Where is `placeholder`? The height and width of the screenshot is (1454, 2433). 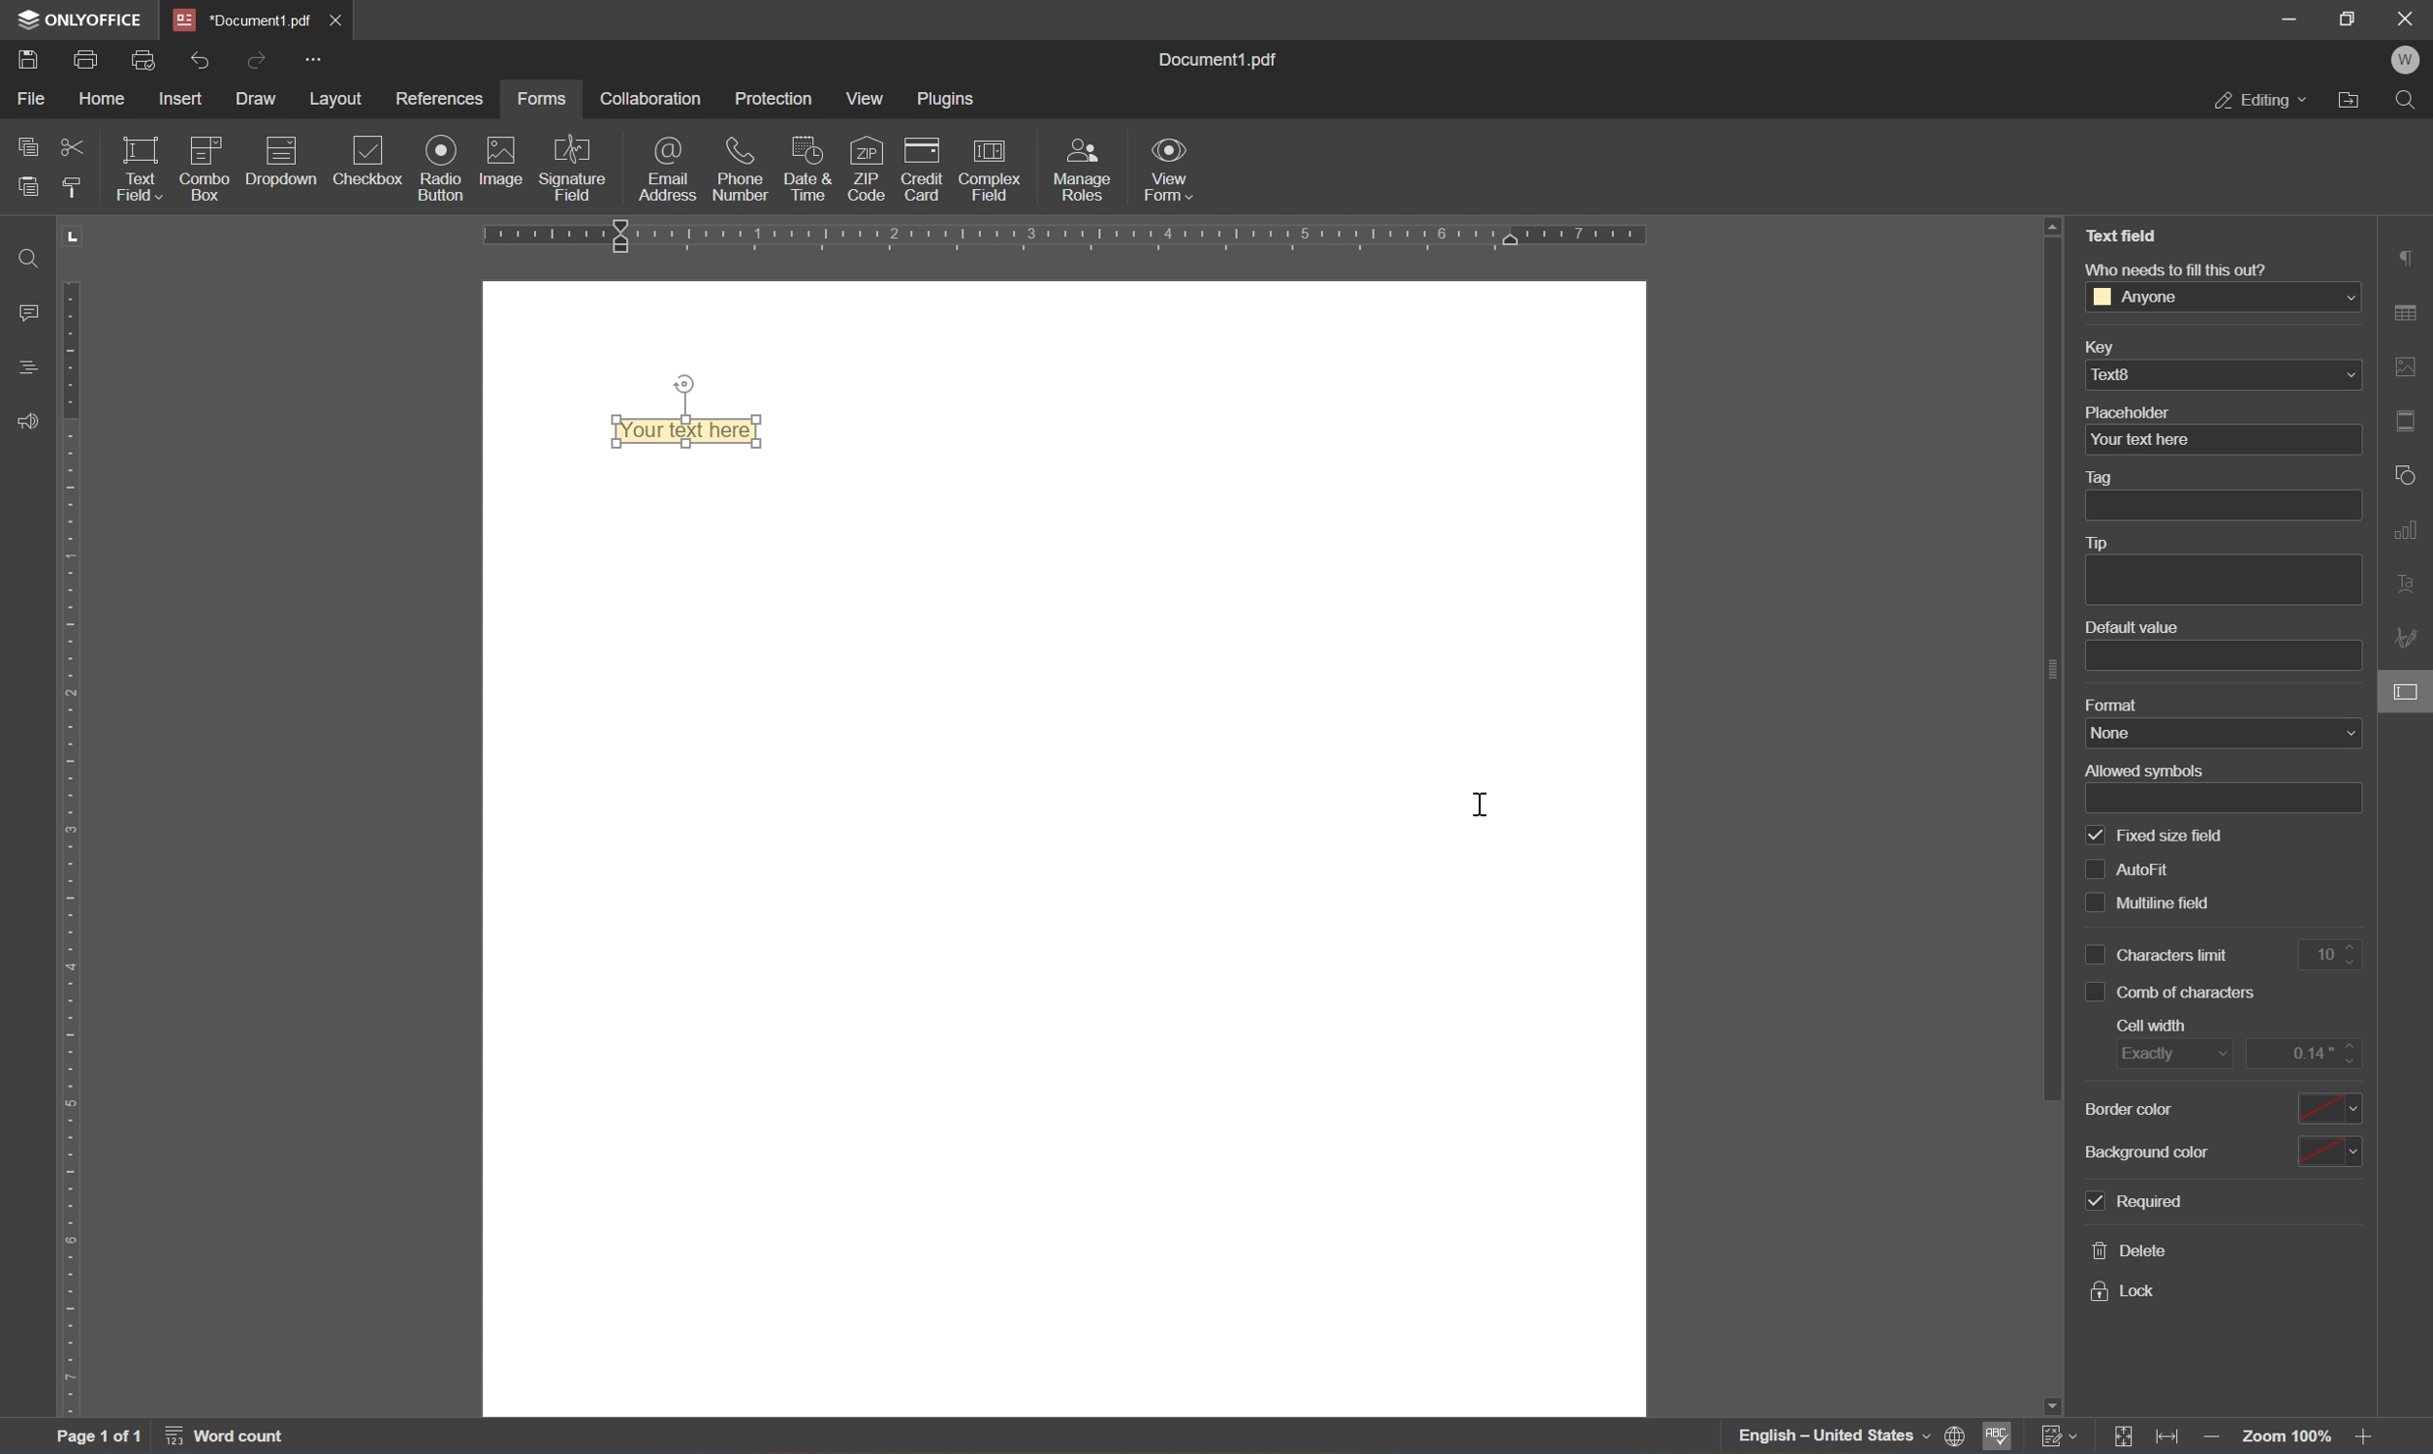 placeholder is located at coordinates (2133, 412).